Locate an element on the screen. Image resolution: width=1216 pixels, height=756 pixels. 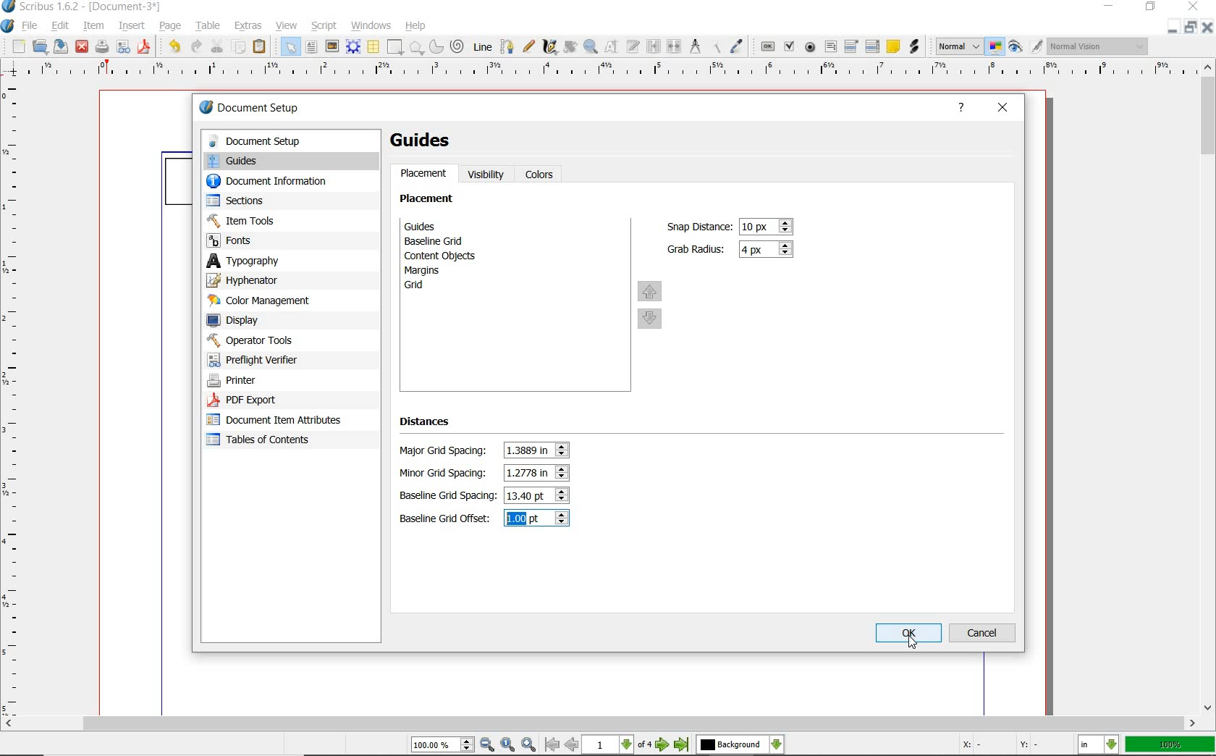
zoom to 100% is located at coordinates (509, 745).